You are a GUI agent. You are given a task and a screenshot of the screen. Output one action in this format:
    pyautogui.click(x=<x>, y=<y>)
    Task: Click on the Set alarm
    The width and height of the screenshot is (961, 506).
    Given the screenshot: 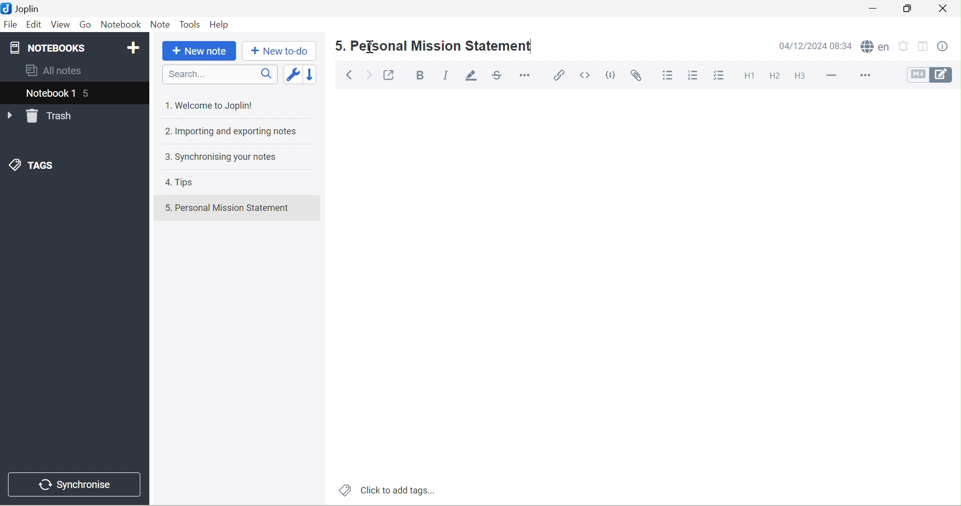 What is the action you would take?
    pyautogui.click(x=904, y=47)
    